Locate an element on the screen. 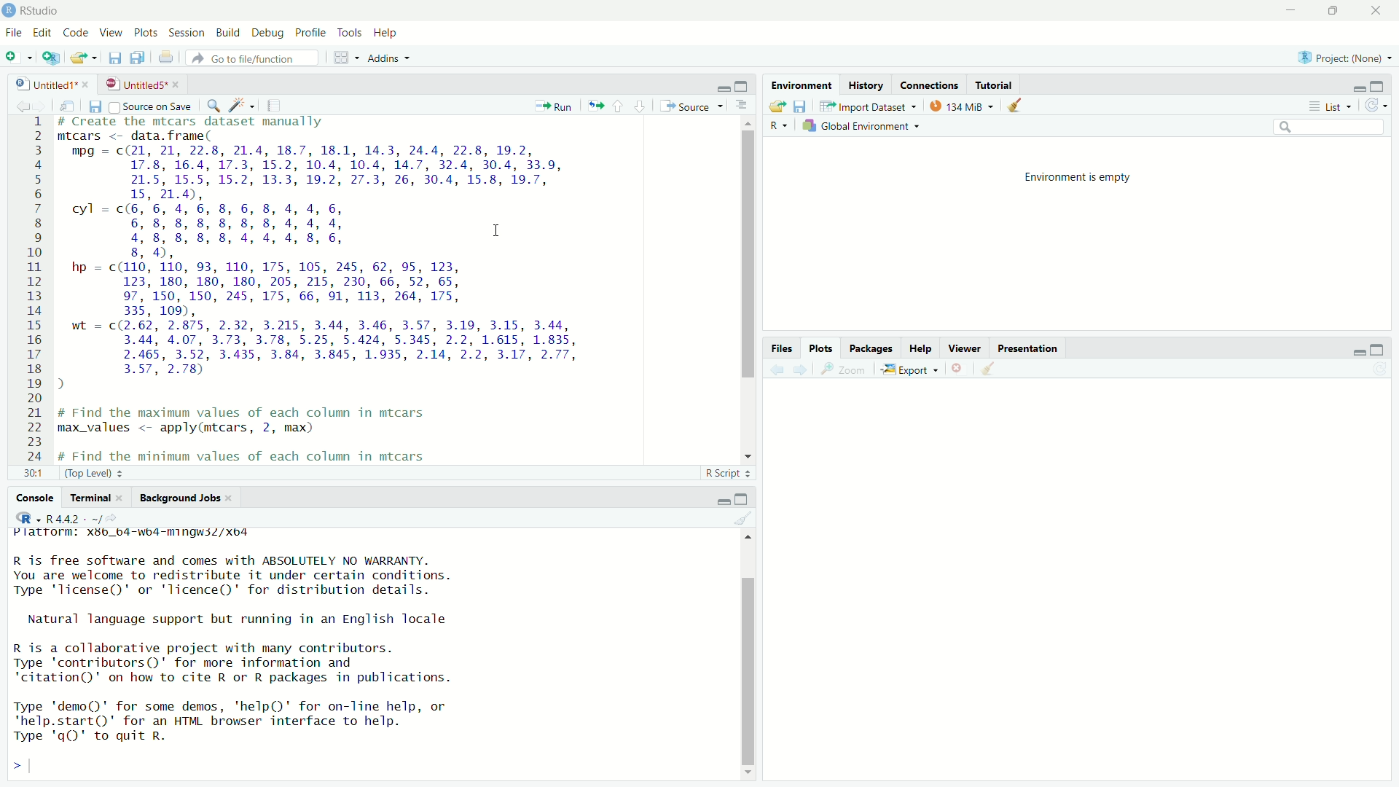 This screenshot has width=1399, height=787. options is located at coordinates (741, 106).